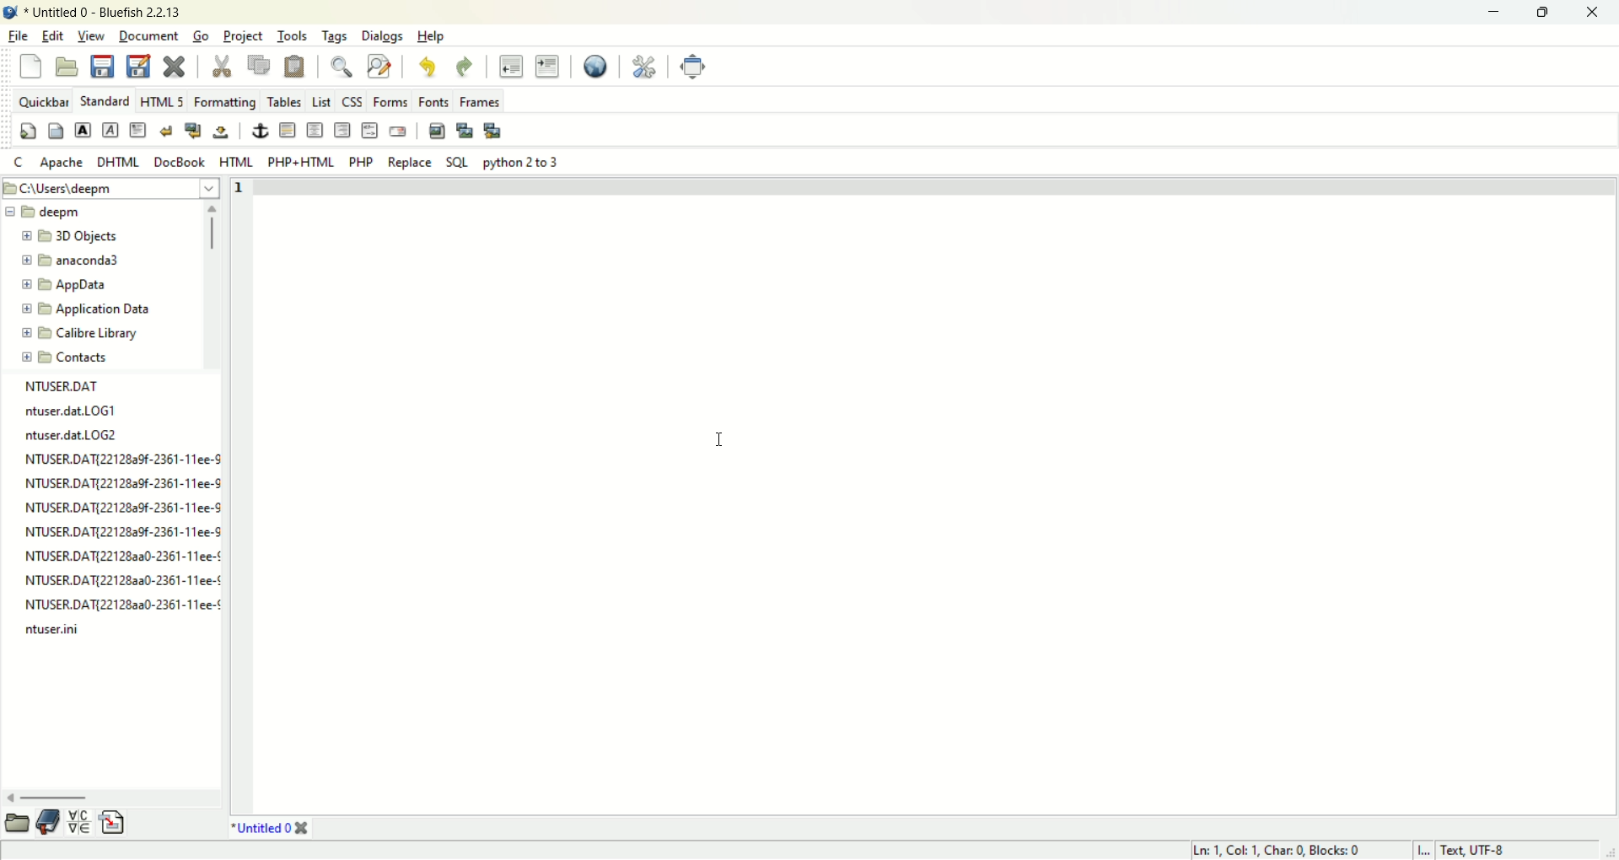  I want to click on copy, so click(260, 65).